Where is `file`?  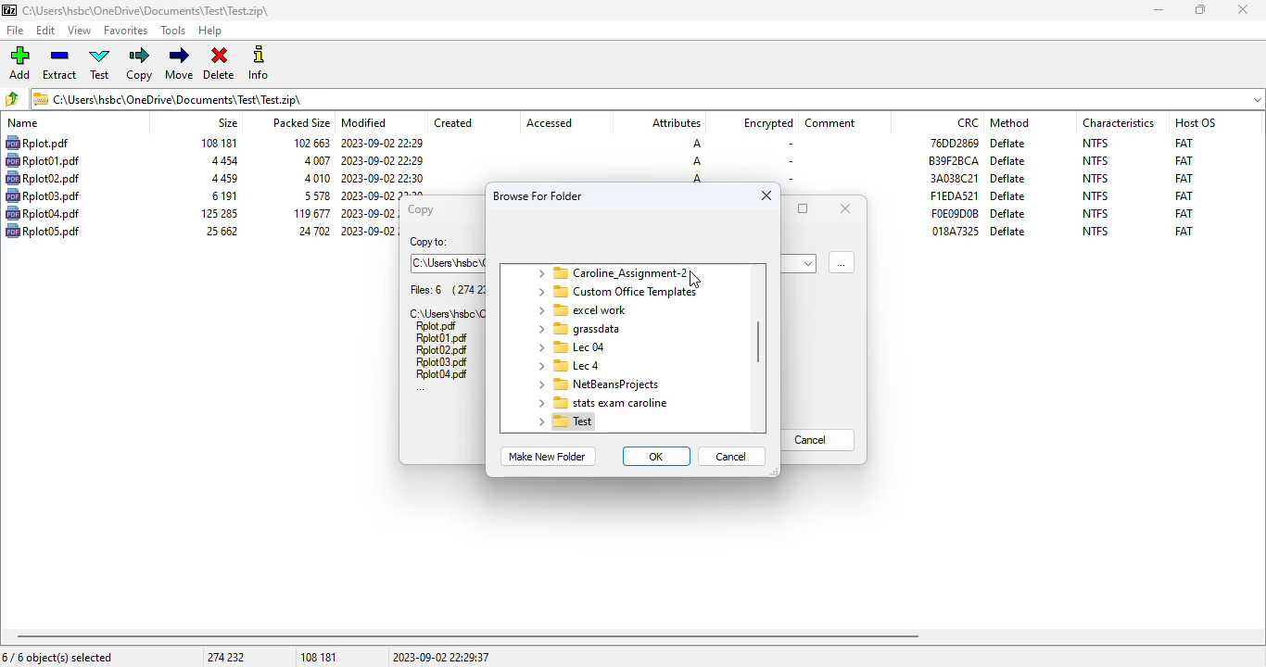 file is located at coordinates (43, 195).